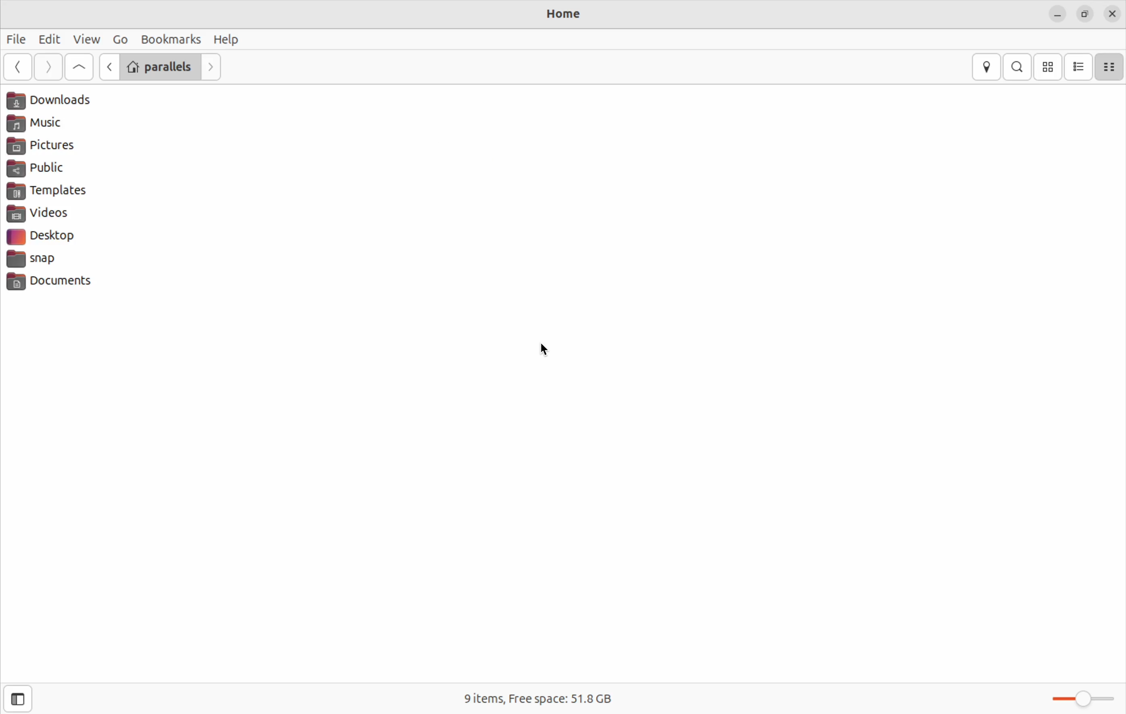  Describe the element at coordinates (1114, 12) in the screenshot. I see `close` at that location.